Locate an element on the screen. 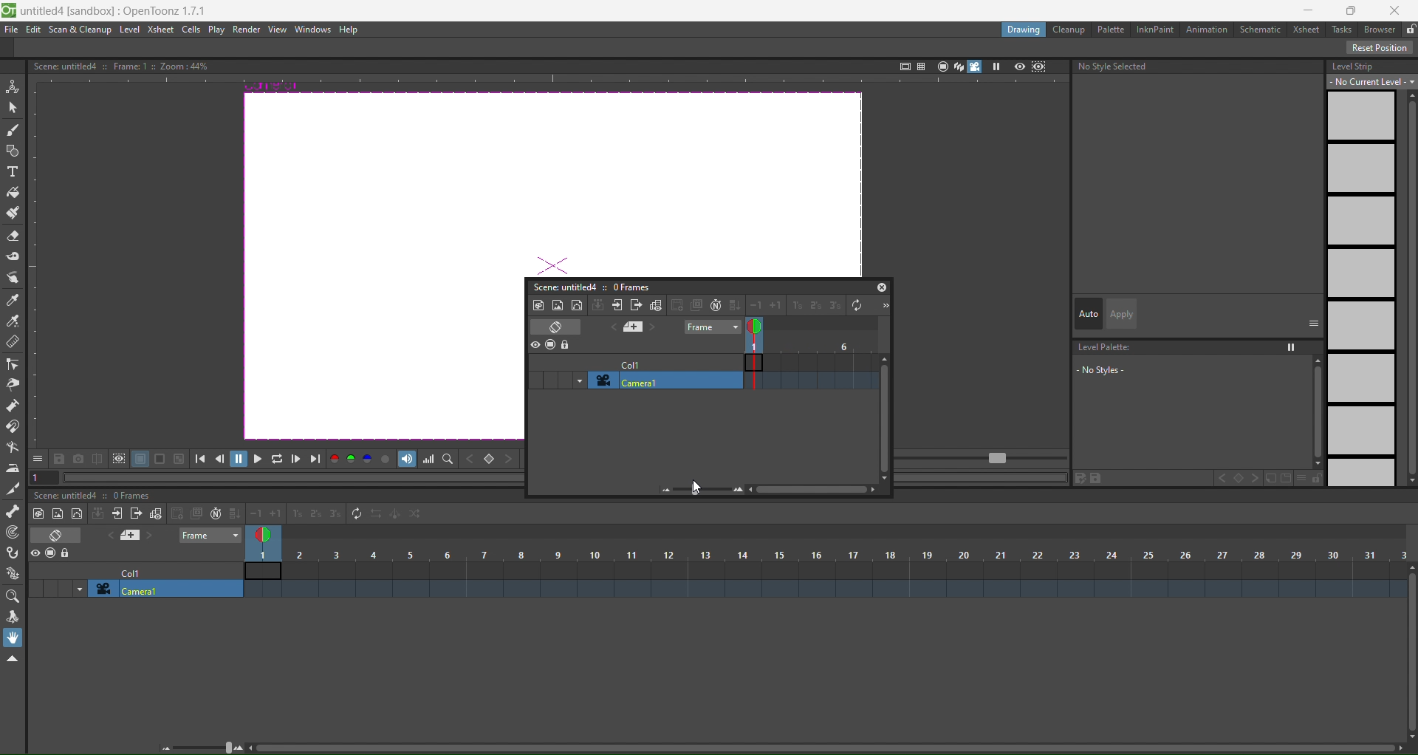 Image resolution: width=1418 pixels, height=755 pixels. skeleton tool is located at coordinates (13, 510).